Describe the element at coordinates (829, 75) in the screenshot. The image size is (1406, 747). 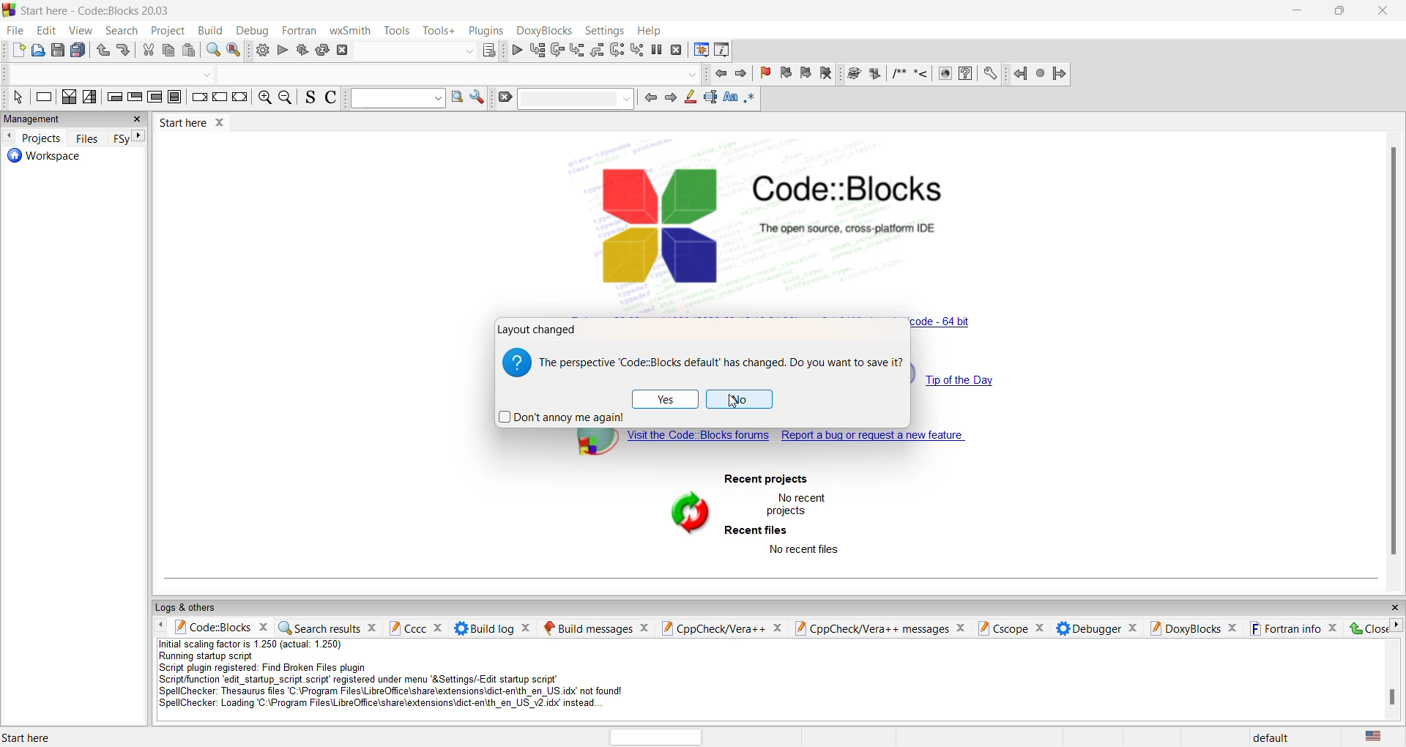
I see `remove bookmark` at that location.